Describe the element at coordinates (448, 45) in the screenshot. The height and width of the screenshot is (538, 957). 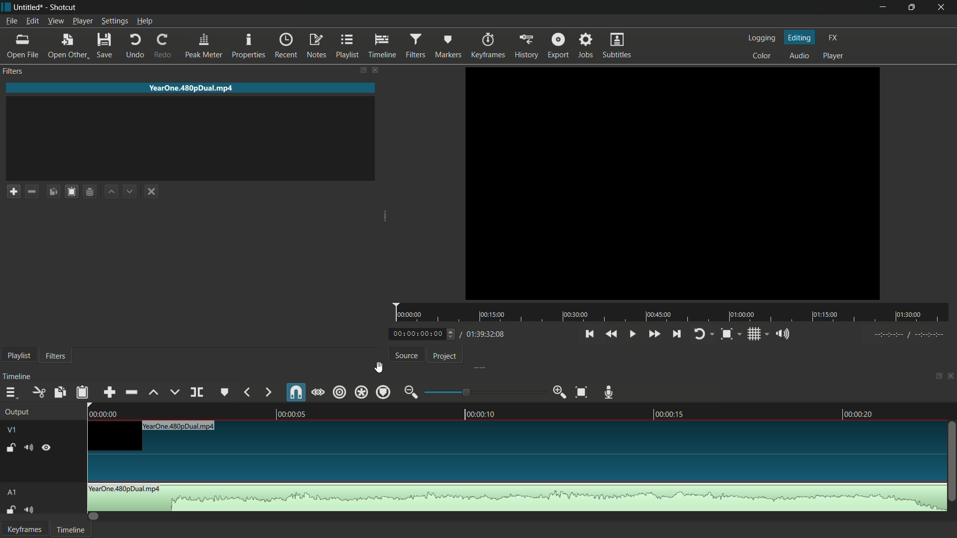
I see `marker` at that location.